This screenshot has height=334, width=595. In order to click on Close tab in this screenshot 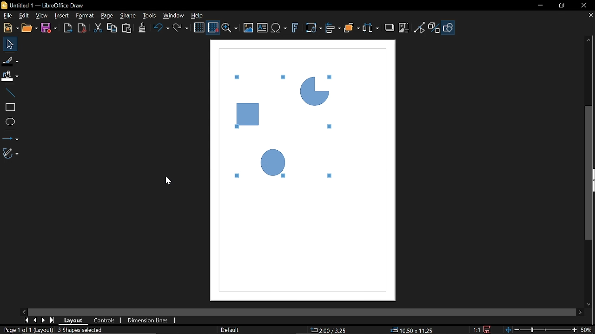, I will do `click(590, 15)`.